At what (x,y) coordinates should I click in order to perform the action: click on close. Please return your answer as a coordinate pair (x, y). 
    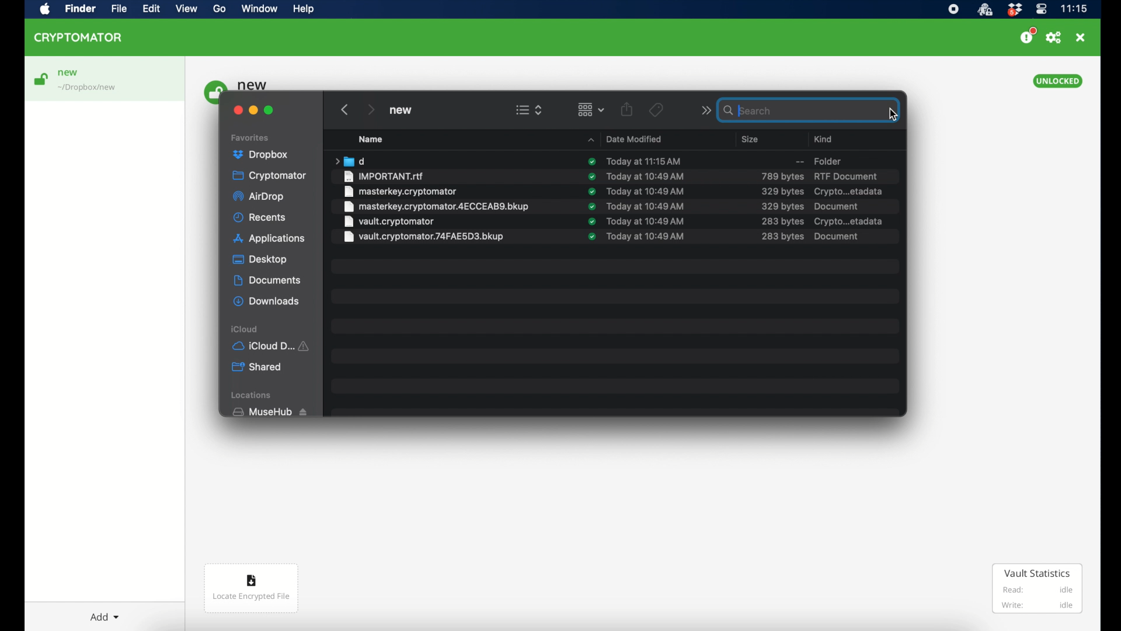
    Looking at the image, I should click on (1080, 37).